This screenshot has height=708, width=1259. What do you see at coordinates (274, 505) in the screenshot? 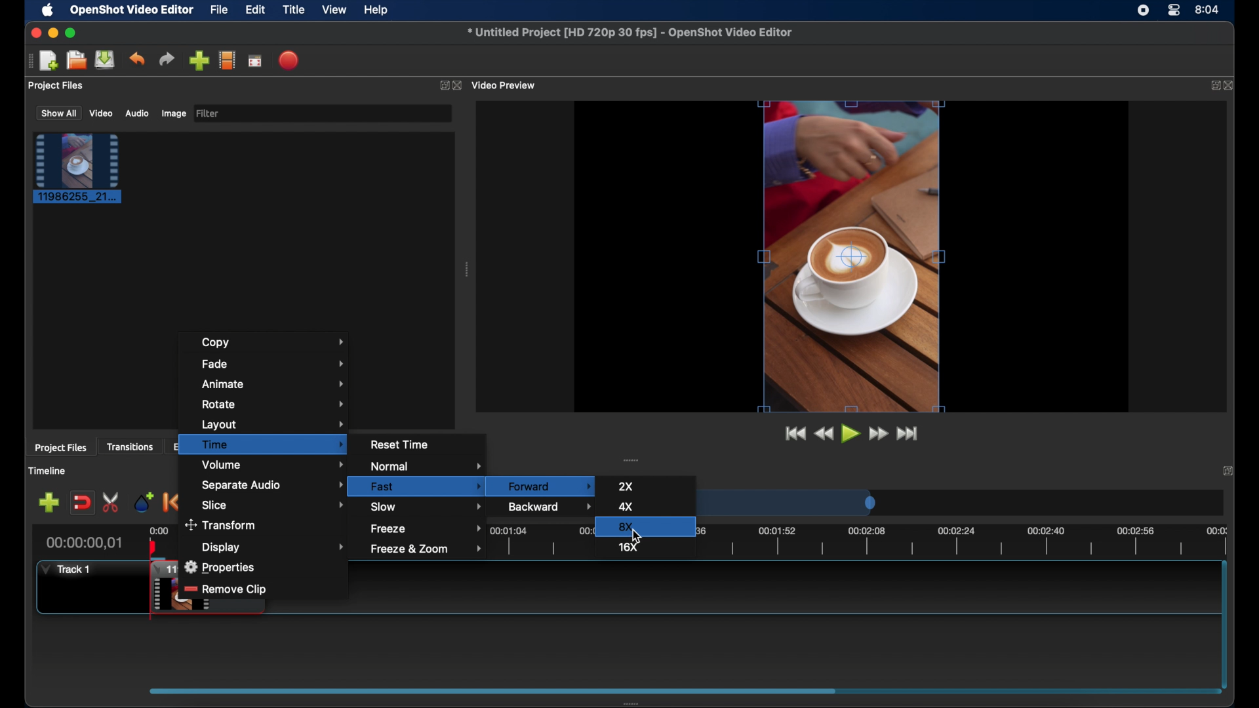
I see `slice menu` at bounding box center [274, 505].